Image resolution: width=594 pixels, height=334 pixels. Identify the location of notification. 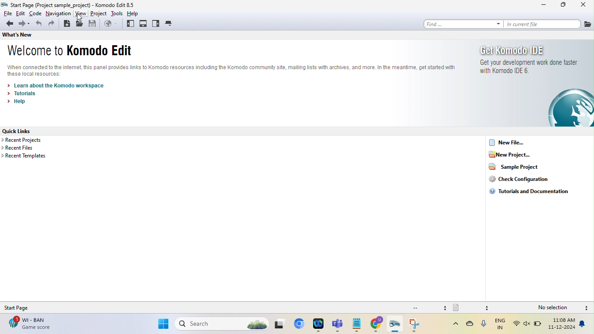
(584, 324).